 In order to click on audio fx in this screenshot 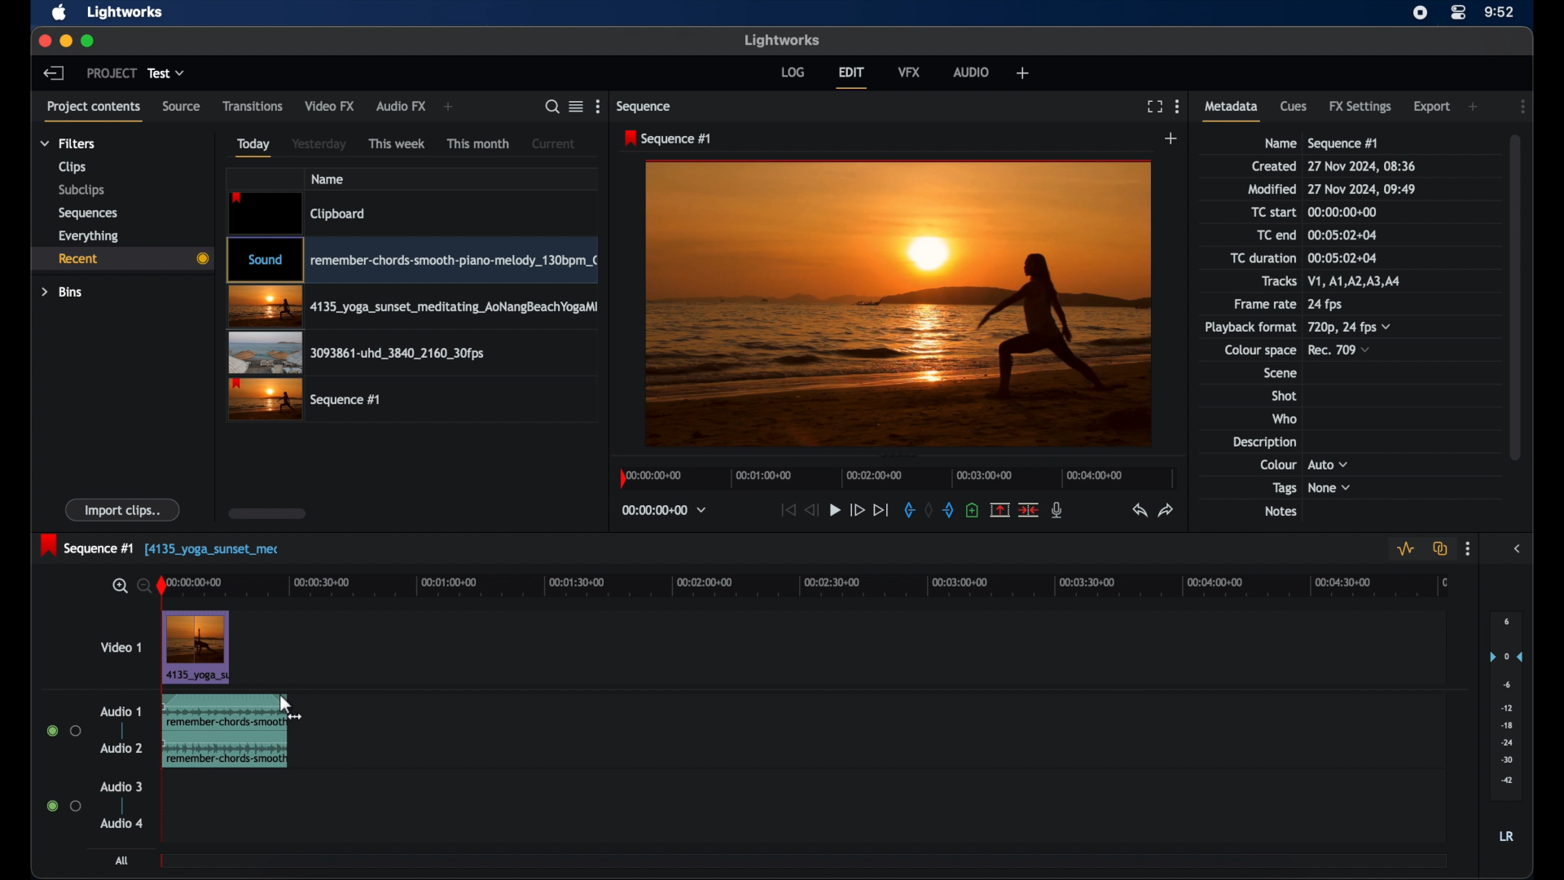, I will do `click(402, 107)`.